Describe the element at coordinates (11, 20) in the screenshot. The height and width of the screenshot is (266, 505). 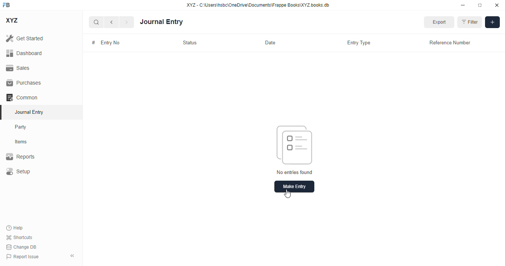
I see `XYZ` at that location.